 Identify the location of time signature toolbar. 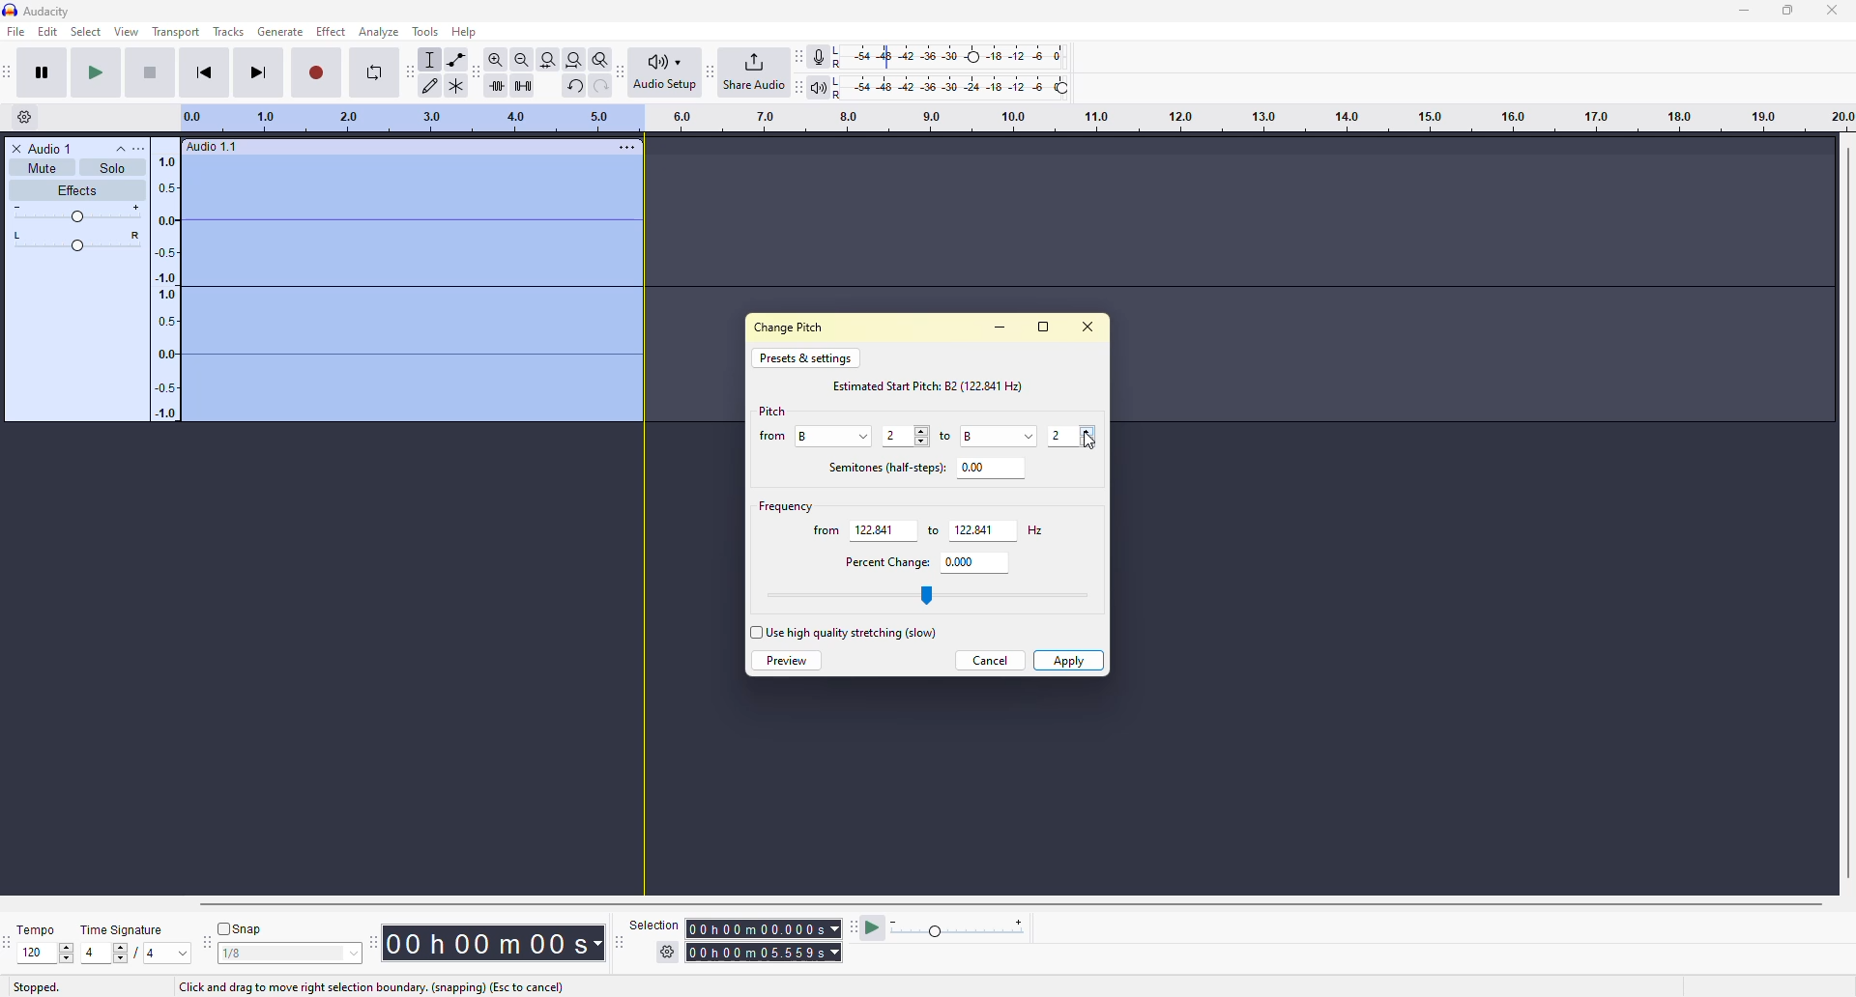
(8, 943).